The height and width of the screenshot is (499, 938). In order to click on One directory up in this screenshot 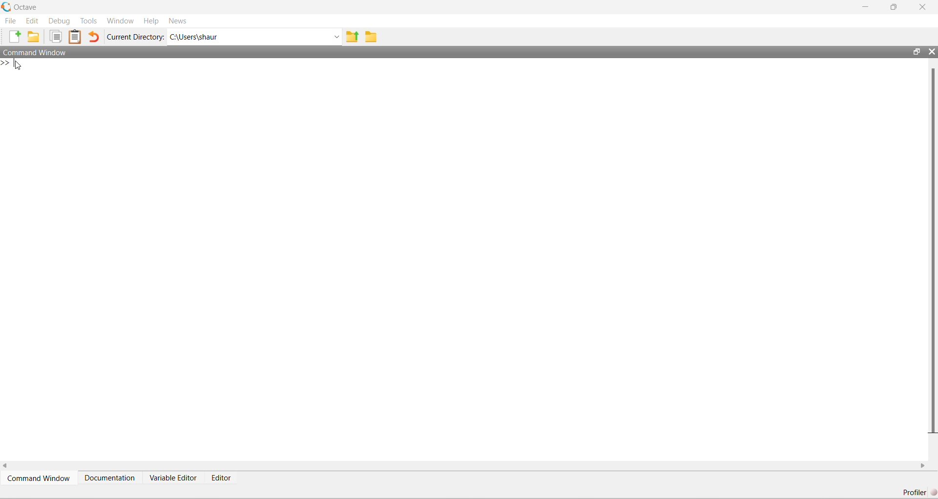, I will do `click(352, 36)`.